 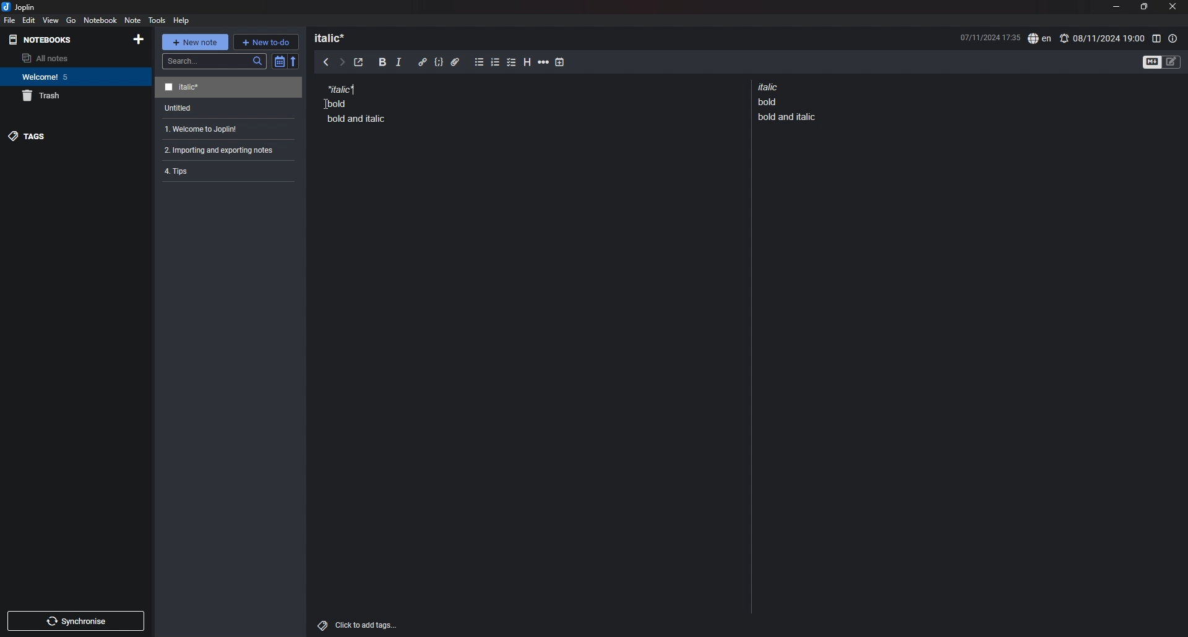 What do you see at coordinates (230, 108) in the screenshot?
I see `note` at bounding box center [230, 108].